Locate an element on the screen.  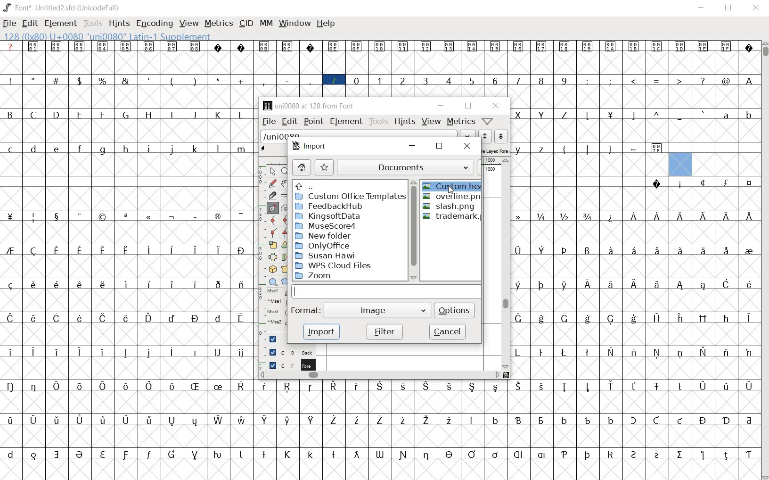
glyph is located at coordinates (588, 284).